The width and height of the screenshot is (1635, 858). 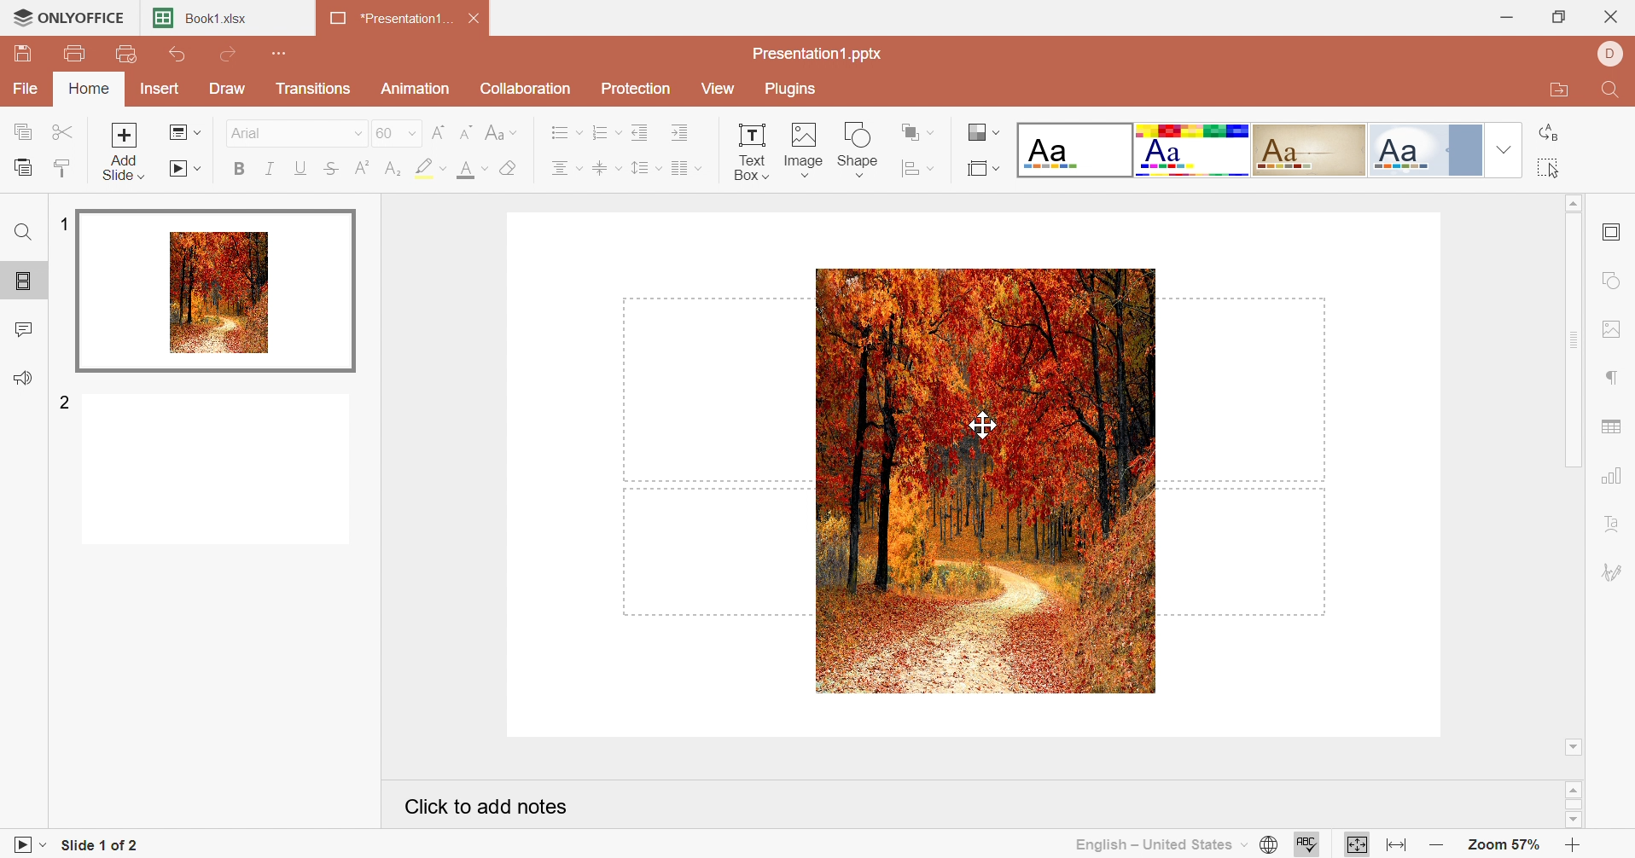 What do you see at coordinates (364, 171) in the screenshot?
I see `Superscript` at bounding box center [364, 171].